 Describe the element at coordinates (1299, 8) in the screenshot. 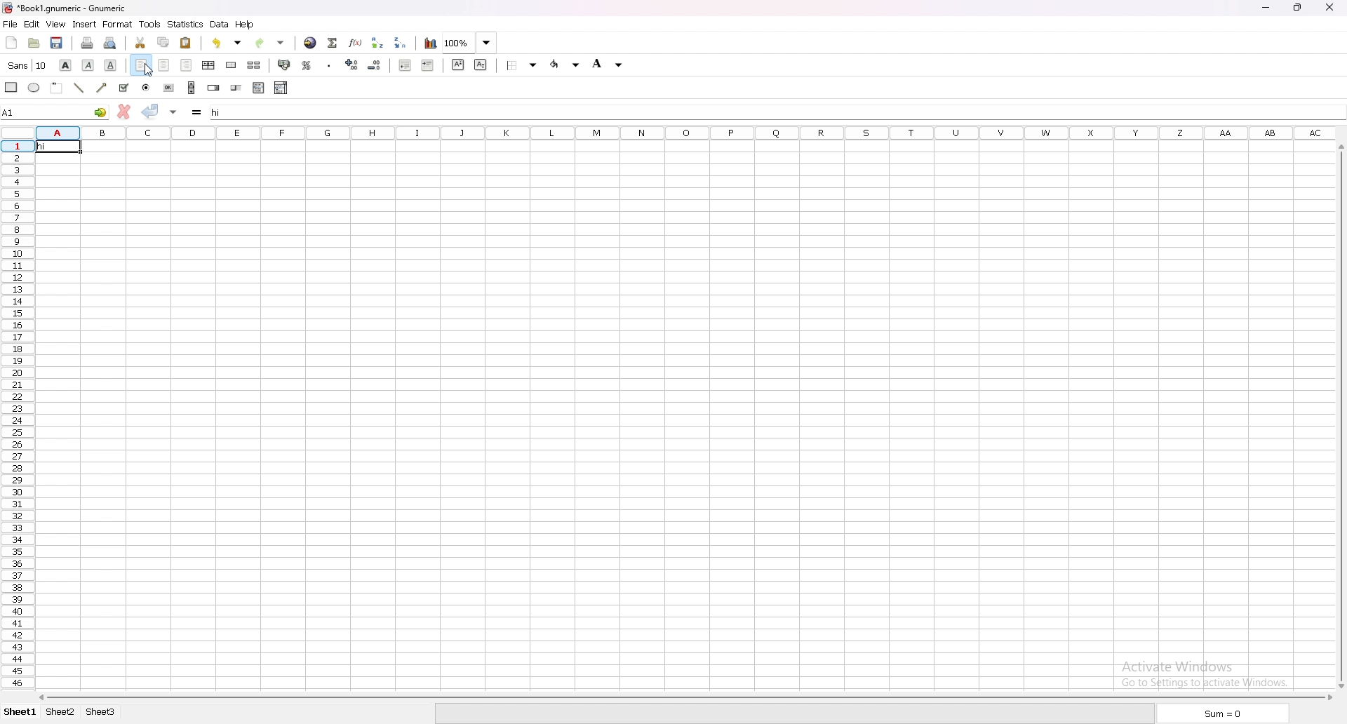

I see `resize` at that location.